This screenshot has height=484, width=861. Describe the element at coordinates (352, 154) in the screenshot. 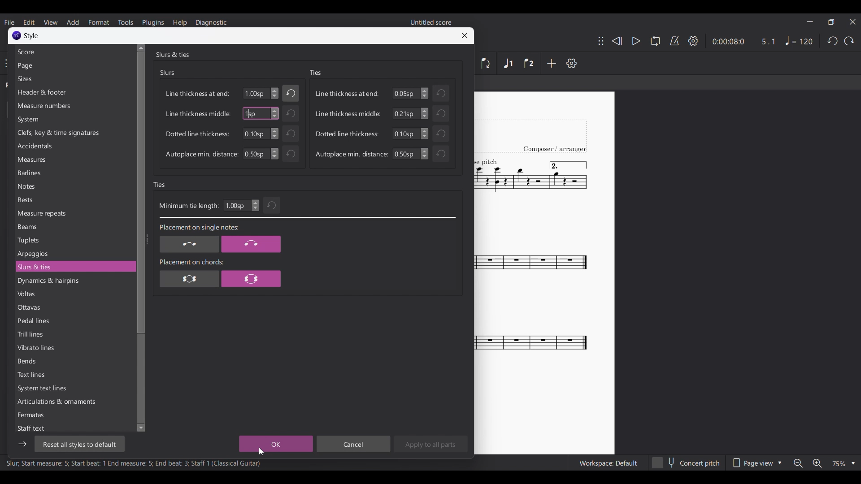

I see `Autoplace min. distance` at that location.